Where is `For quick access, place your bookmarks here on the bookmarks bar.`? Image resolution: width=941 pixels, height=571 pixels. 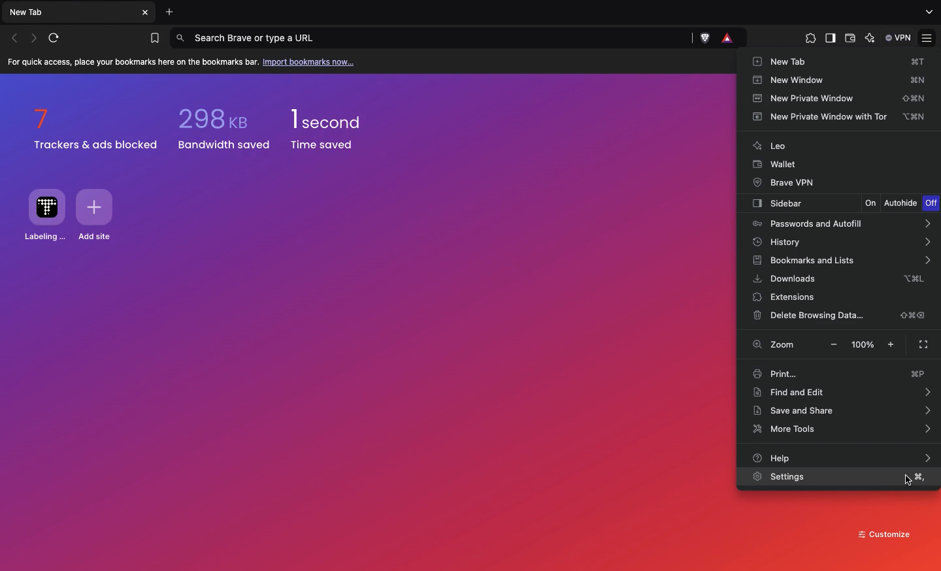 For quick access, place your bookmarks here on the bookmarks bar. is located at coordinates (131, 62).